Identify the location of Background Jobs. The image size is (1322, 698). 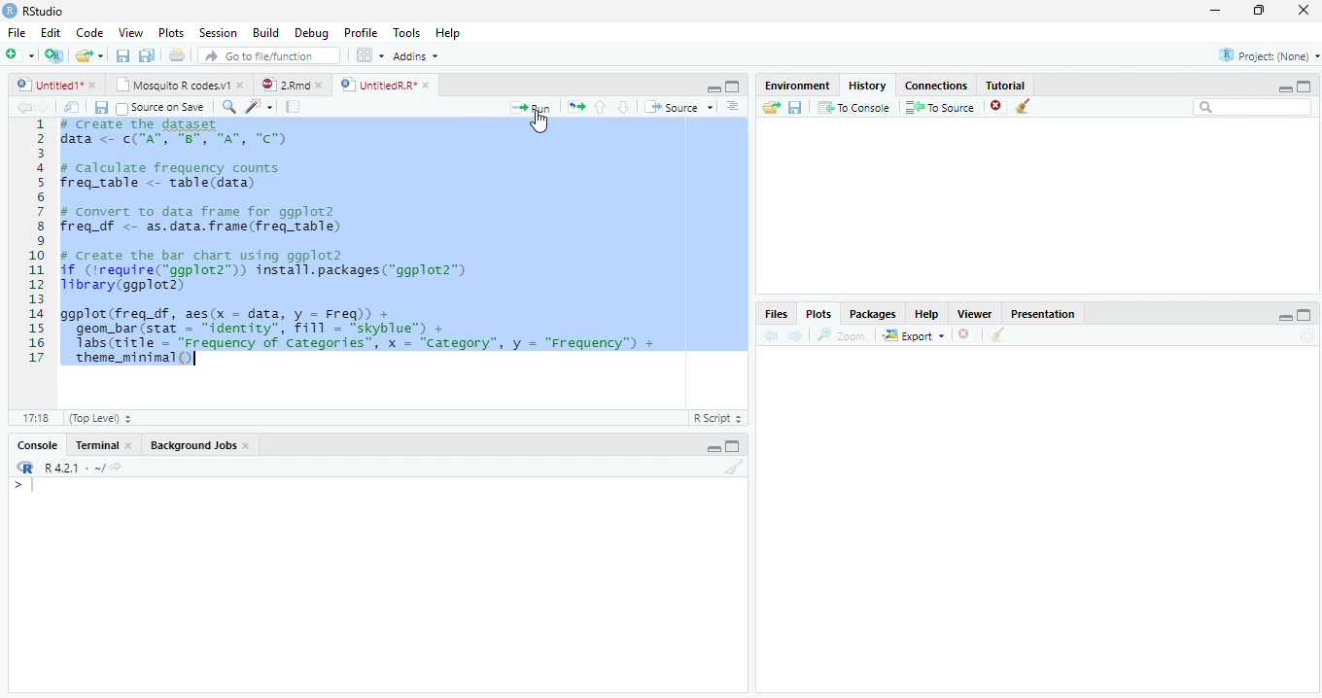
(201, 444).